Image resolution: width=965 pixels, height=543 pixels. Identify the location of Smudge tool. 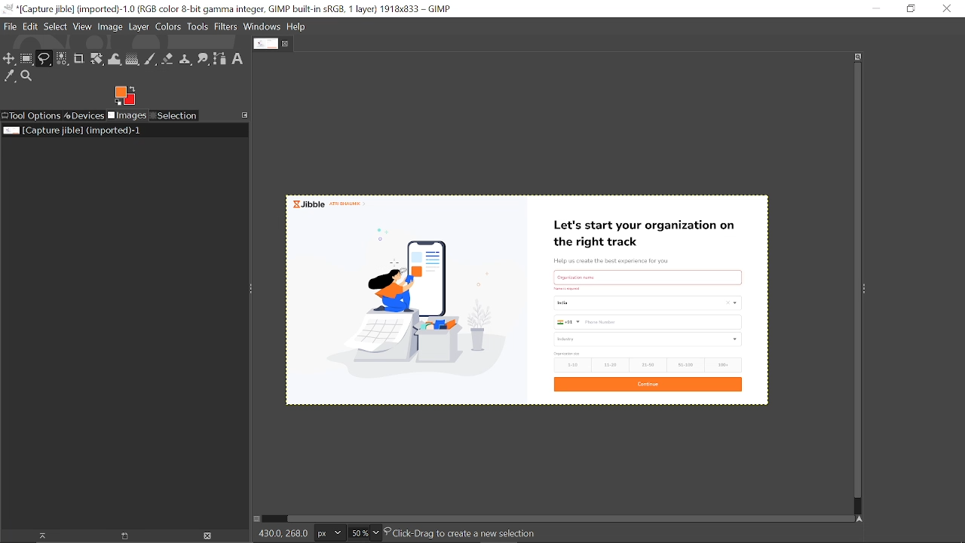
(204, 60).